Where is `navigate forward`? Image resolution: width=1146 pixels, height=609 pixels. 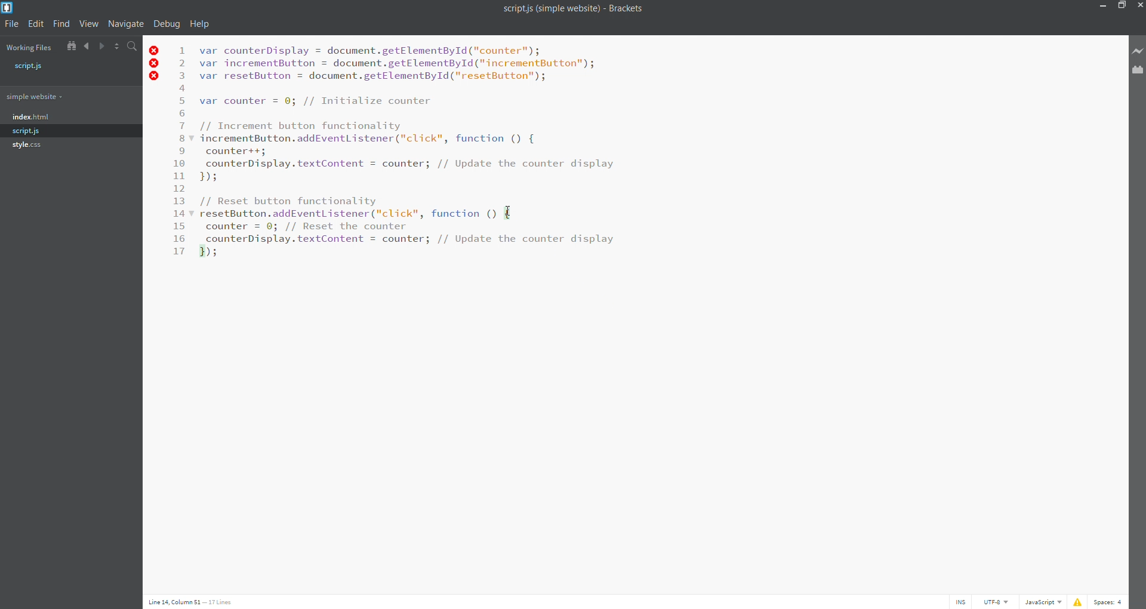 navigate forward is located at coordinates (100, 45).